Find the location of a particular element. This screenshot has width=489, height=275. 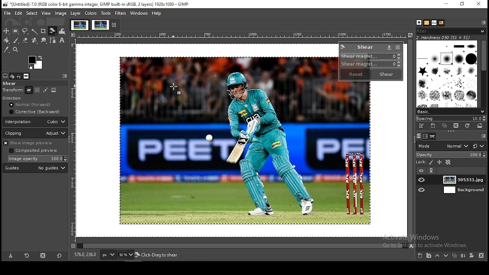

guide is located at coordinates (35, 168).